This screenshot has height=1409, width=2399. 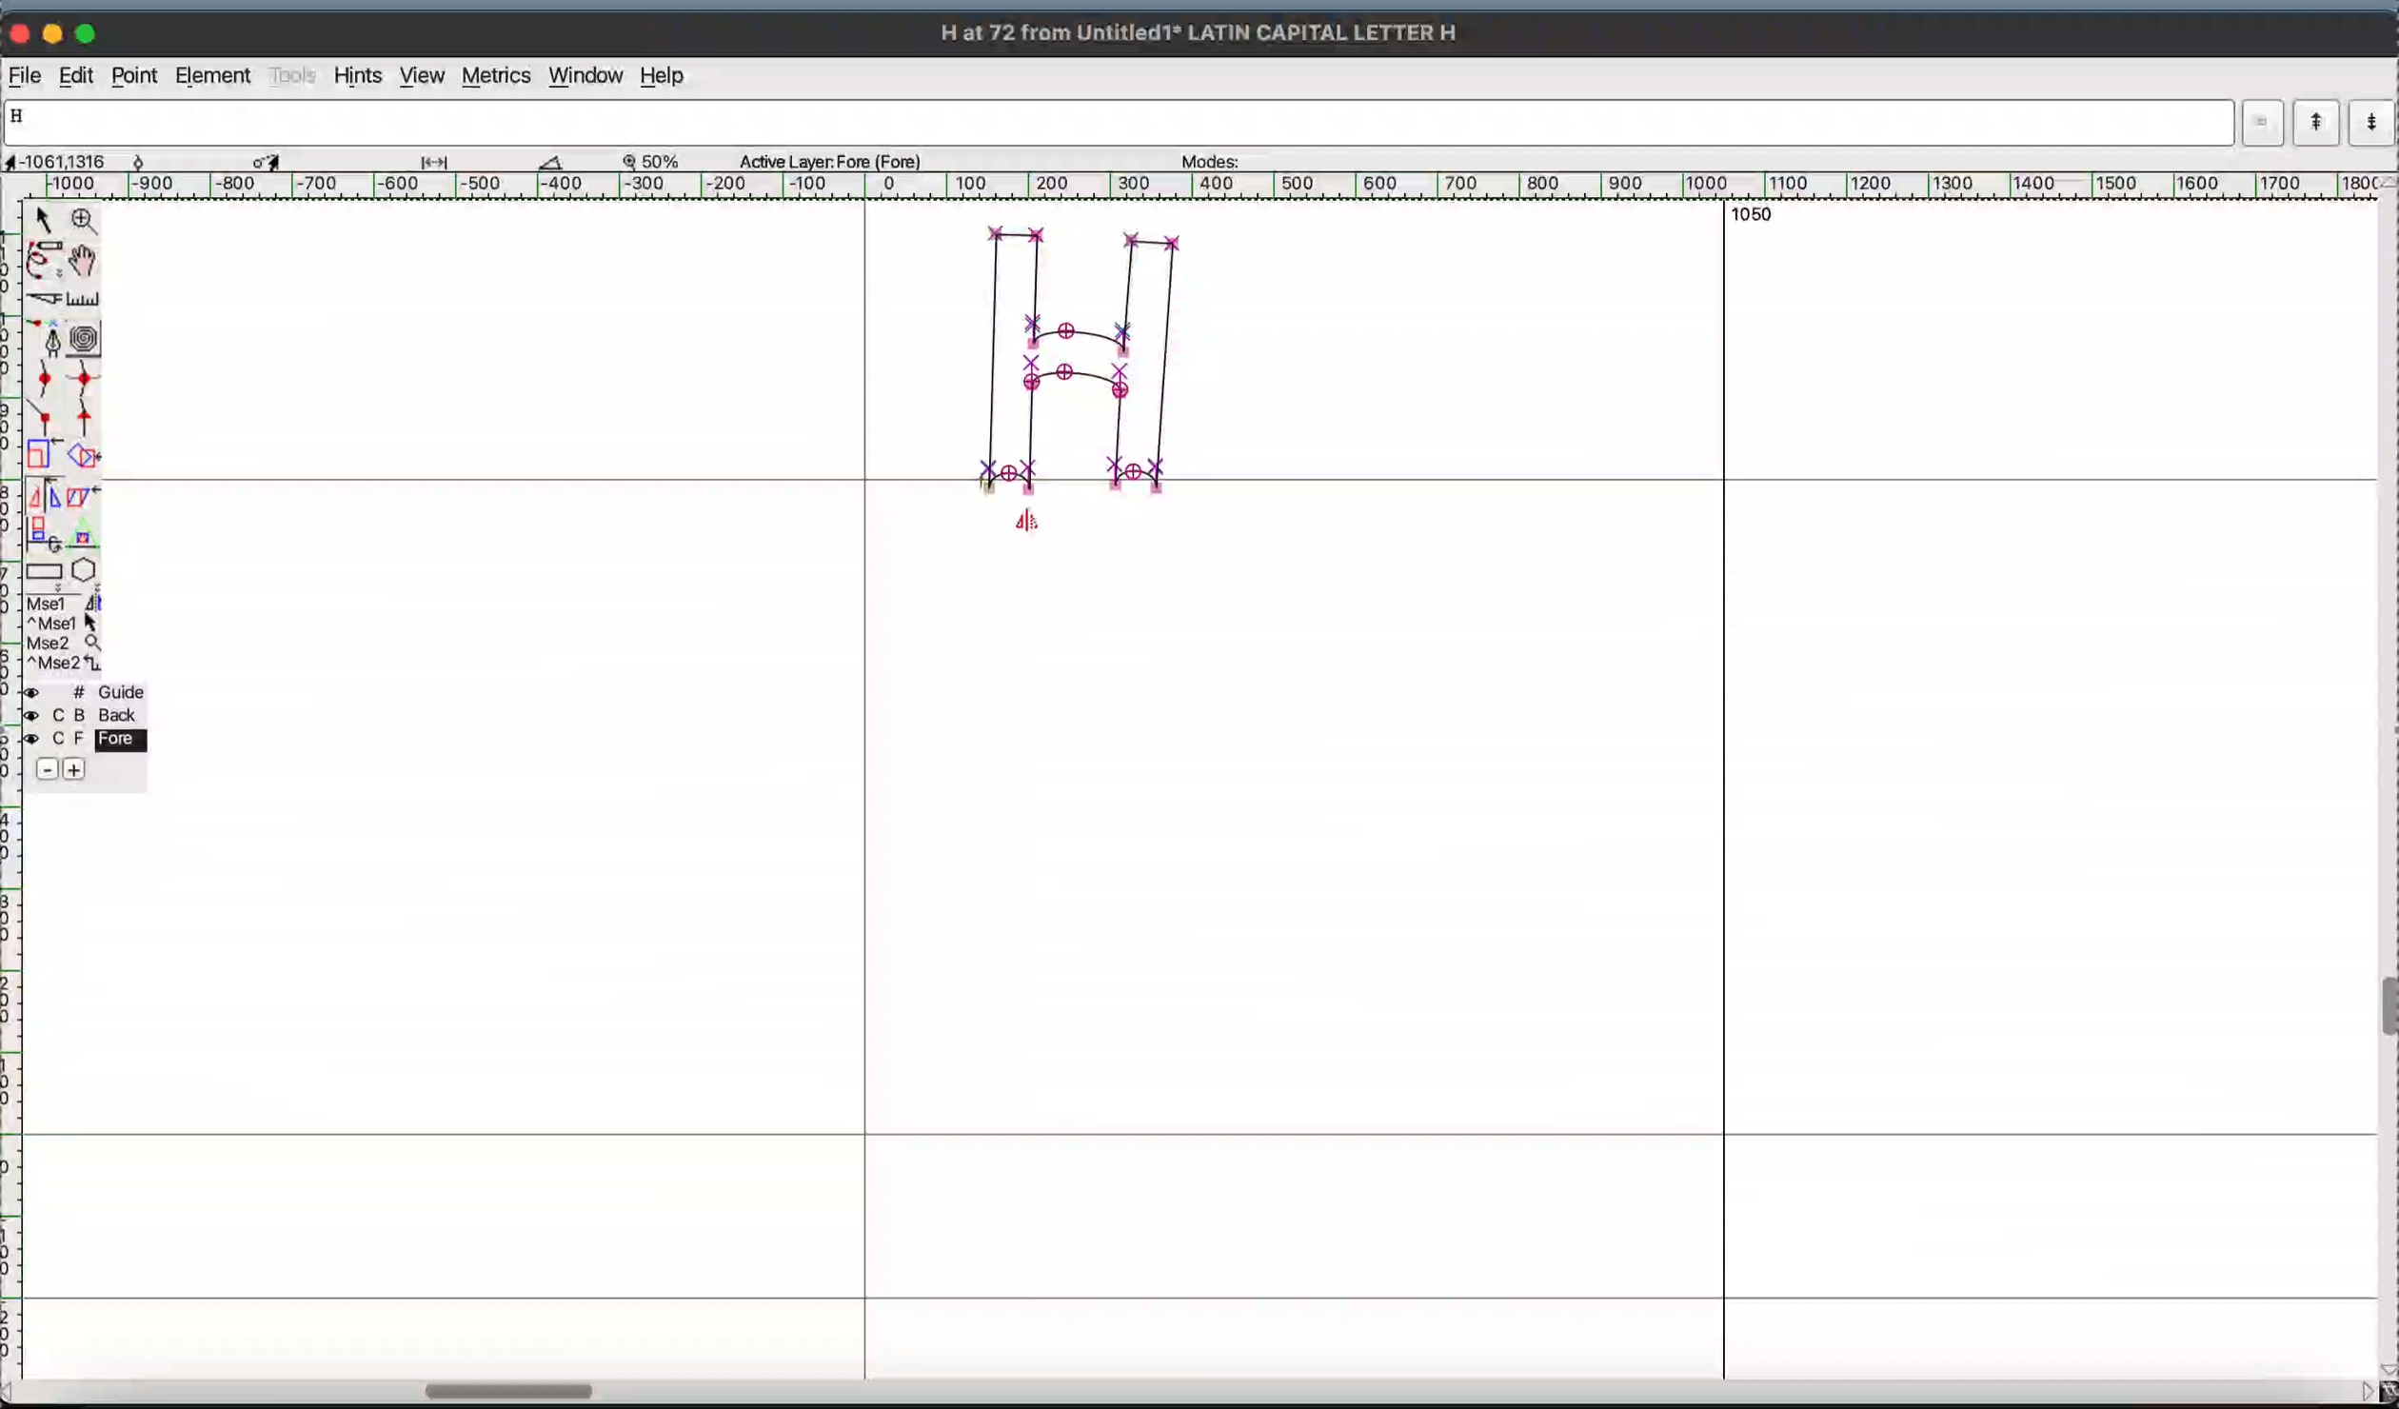 I want to click on ruler, so click(x=17, y=1087).